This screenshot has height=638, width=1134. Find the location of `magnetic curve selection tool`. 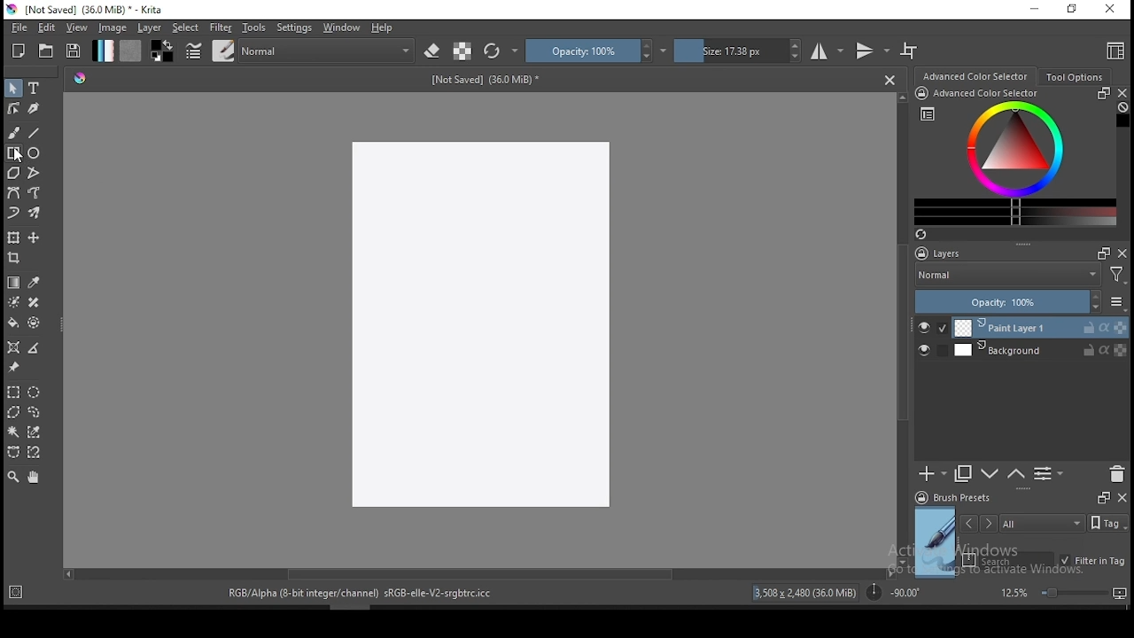

magnetic curve selection tool is located at coordinates (32, 452).